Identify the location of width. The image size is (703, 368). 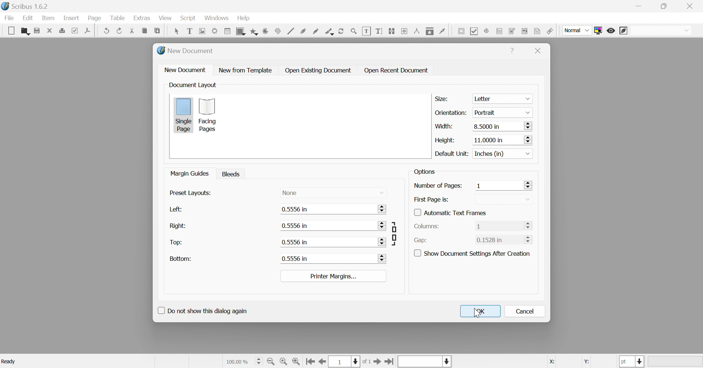
(444, 126).